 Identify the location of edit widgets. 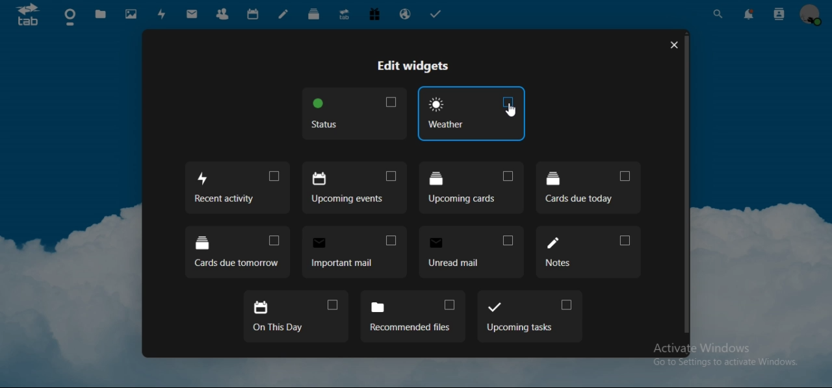
(415, 66).